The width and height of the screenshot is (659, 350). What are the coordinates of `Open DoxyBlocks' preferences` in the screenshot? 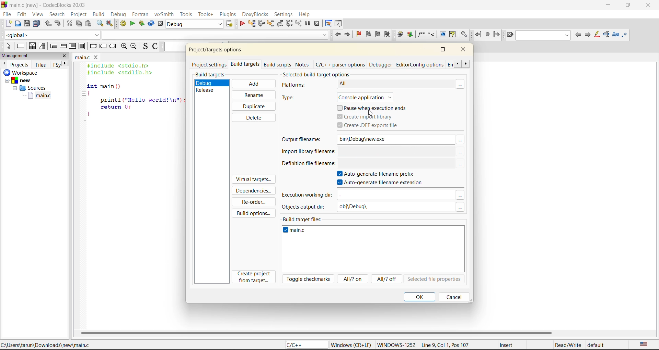 It's located at (463, 35).